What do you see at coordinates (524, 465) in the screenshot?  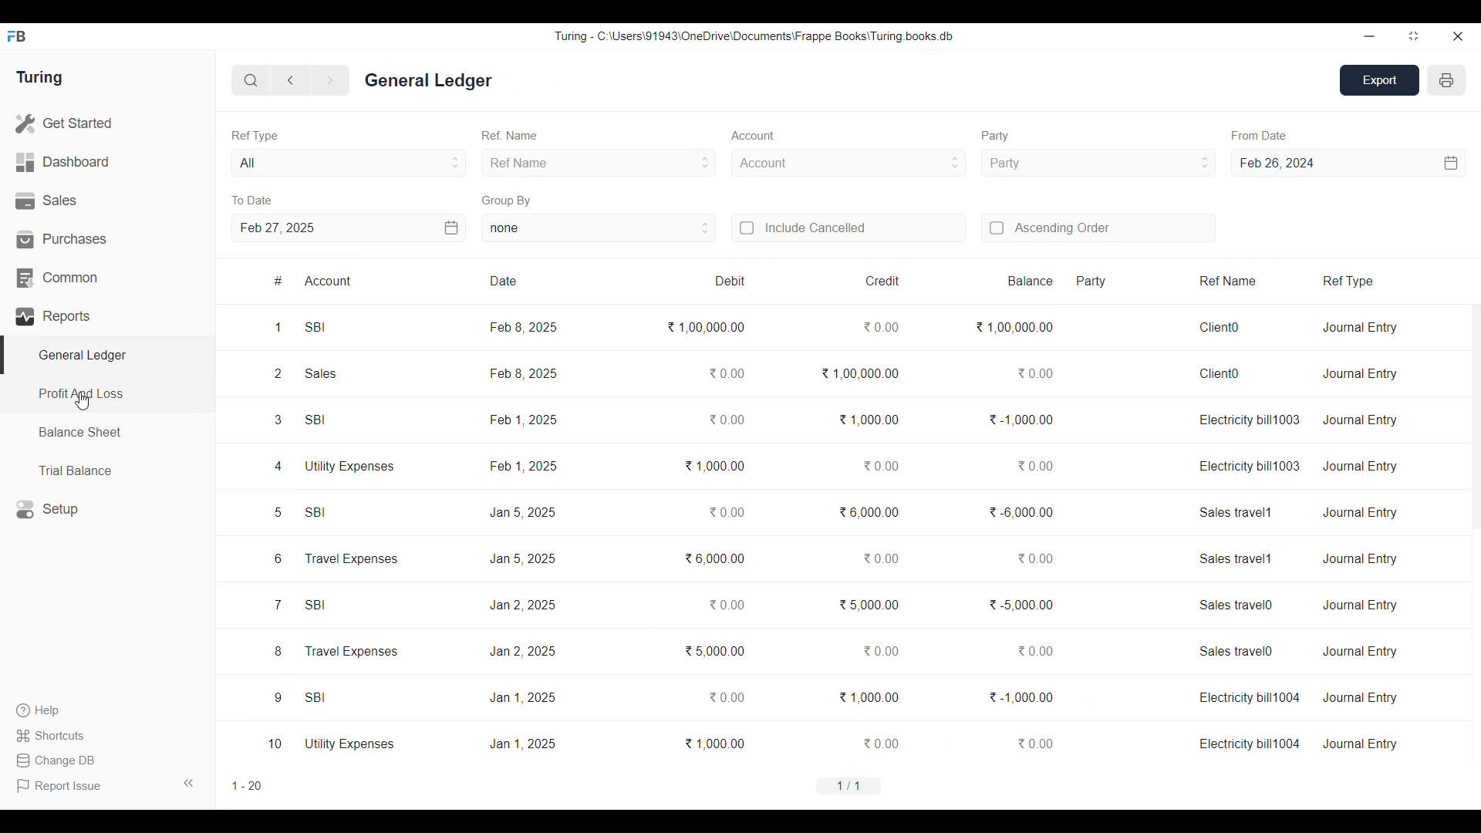 I see `Feb 1, 2025` at bounding box center [524, 465].